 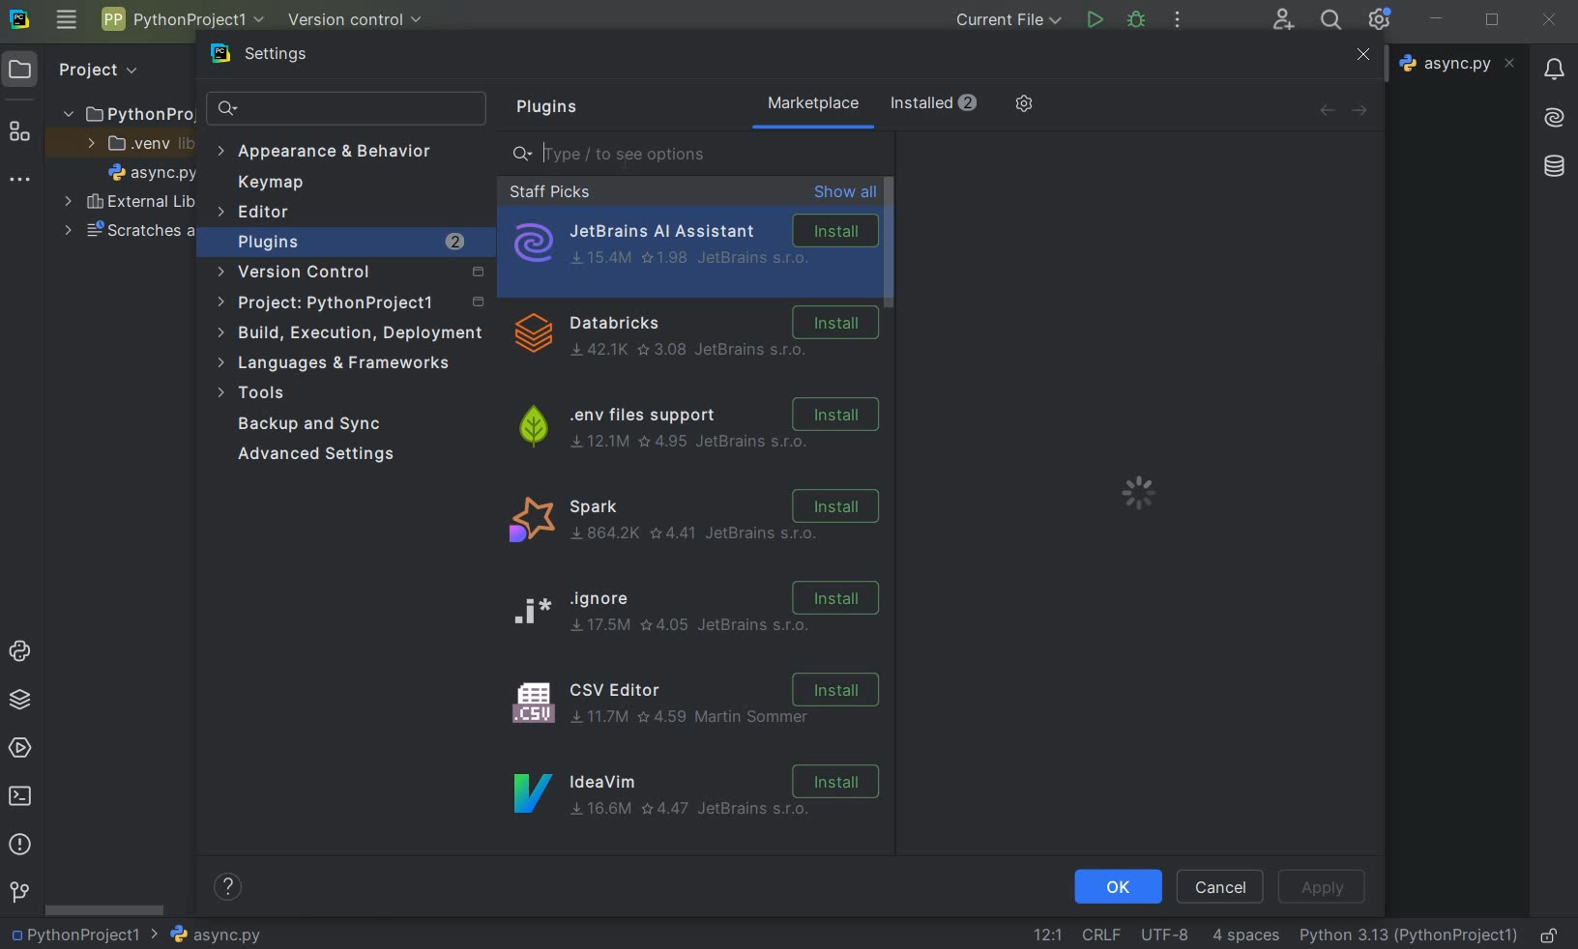 What do you see at coordinates (351, 334) in the screenshot?
I see `build, execution, deployment` at bounding box center [351, 334].